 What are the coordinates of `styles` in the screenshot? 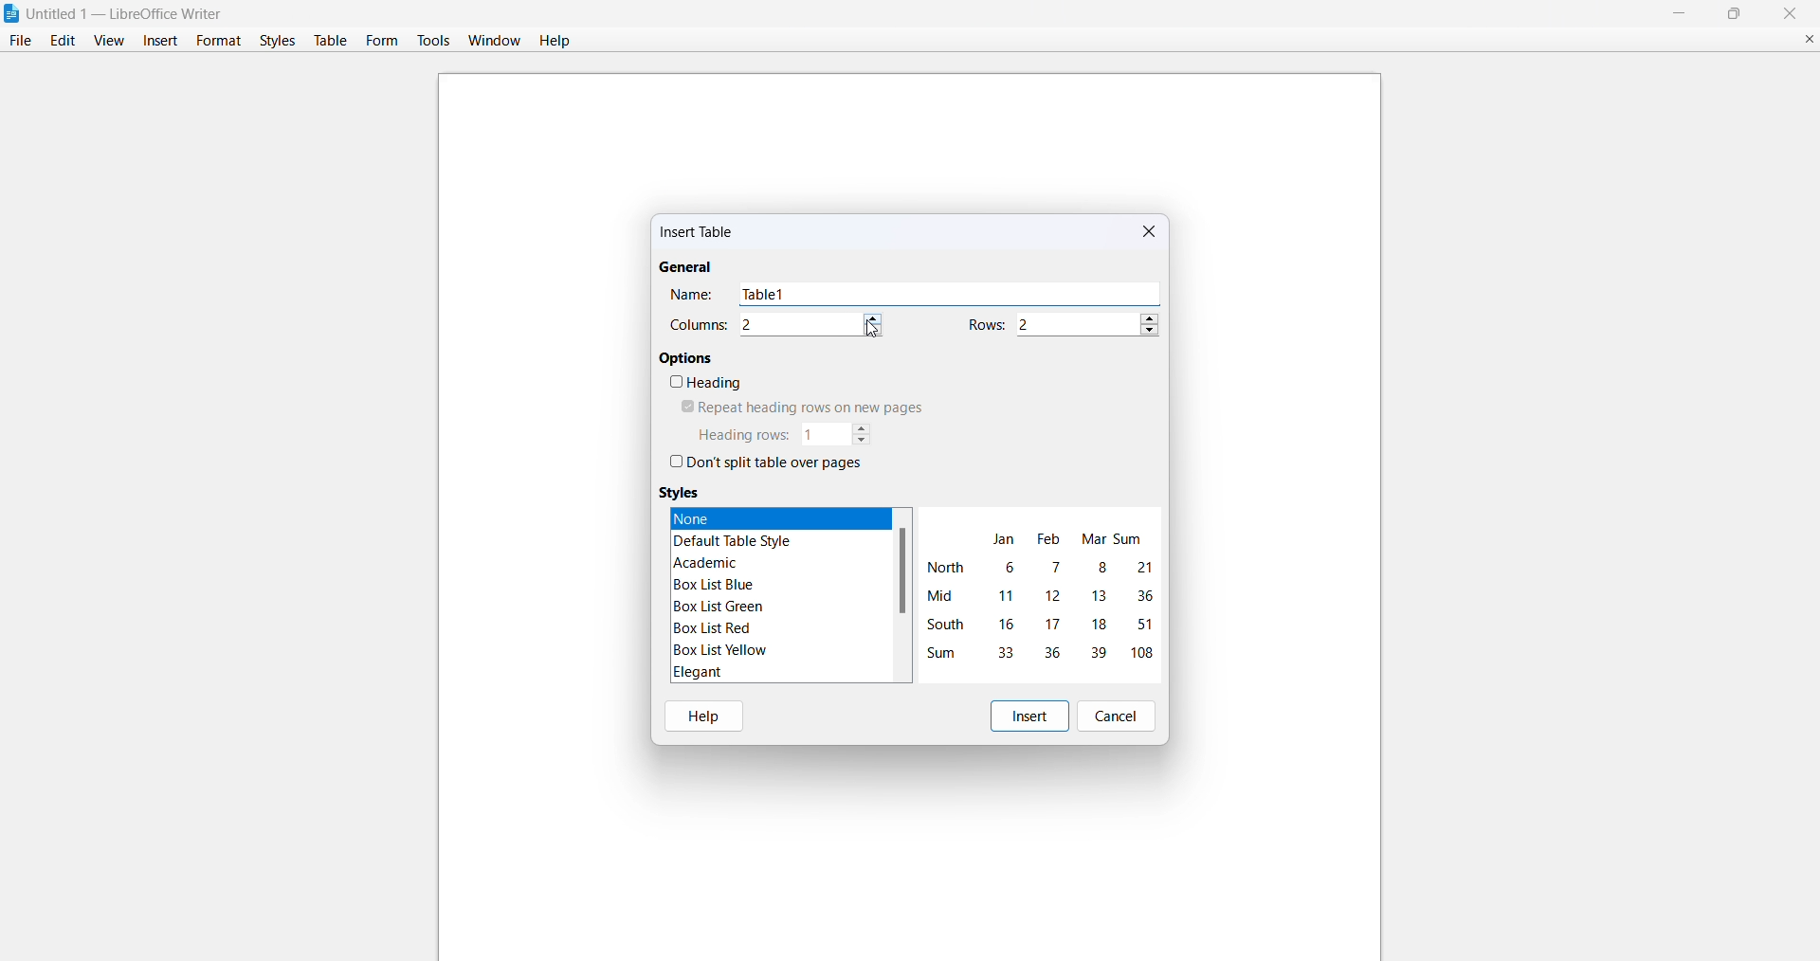 It's located at (682, 492).